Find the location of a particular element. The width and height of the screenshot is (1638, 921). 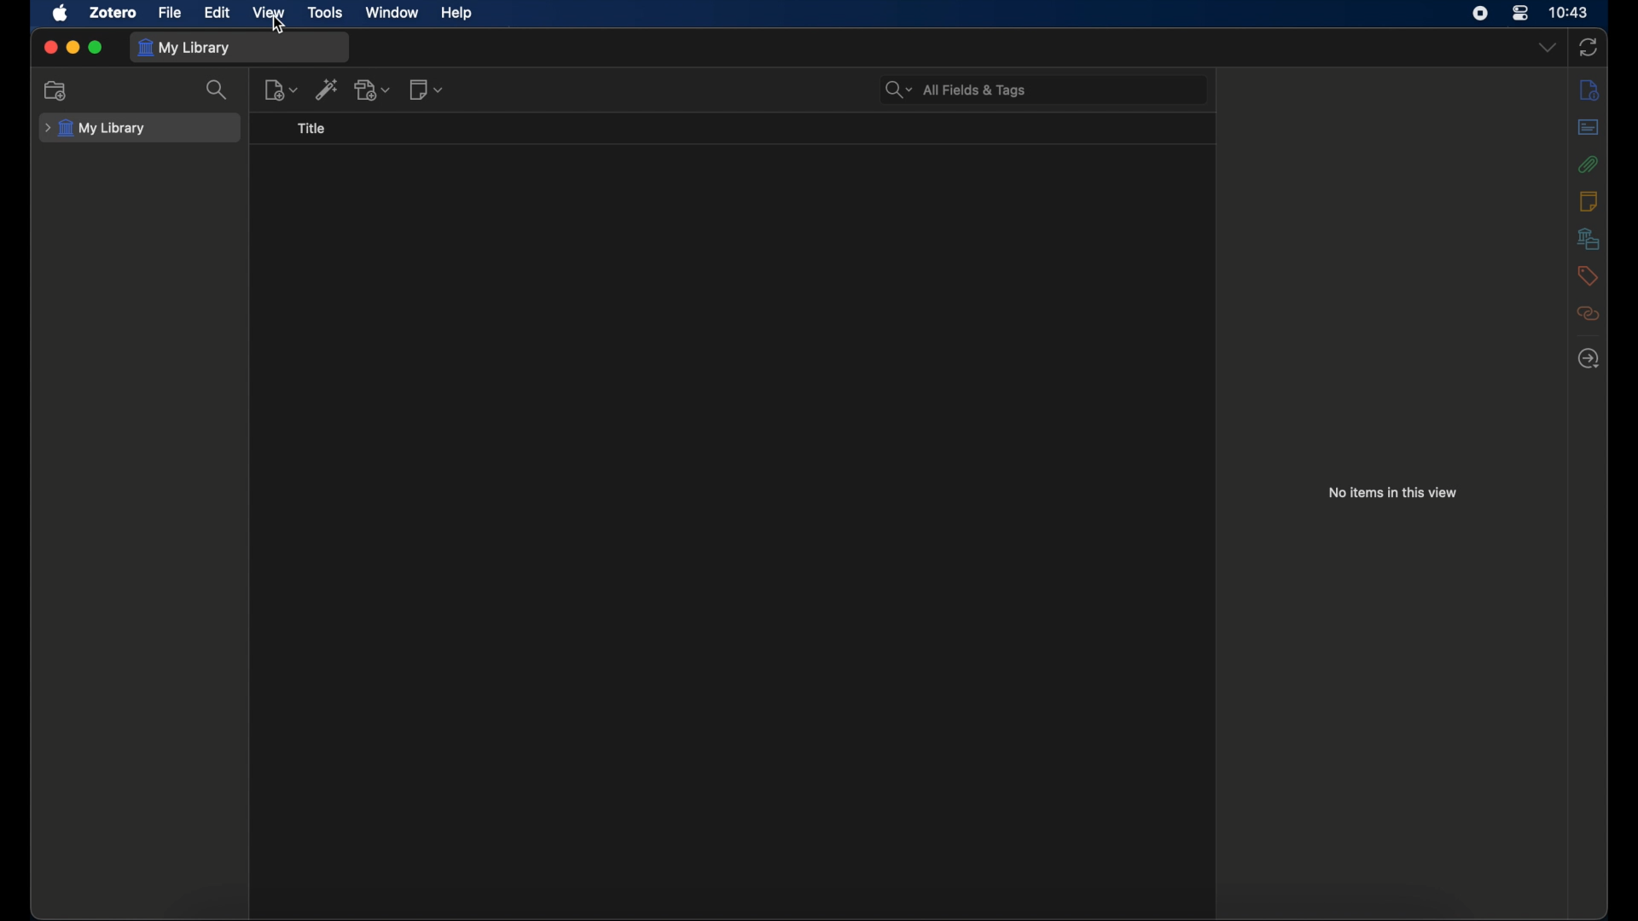

new notes is located at coordinates (426, 90).